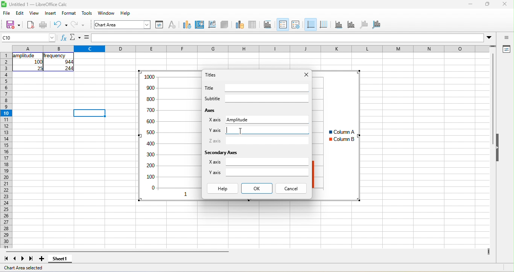 This screenshot has width=514, height=272. What do you see at coordinates (267, 172) in the screenshot?
I see `Input for secondary y axis` at bounding box center [267, 172].